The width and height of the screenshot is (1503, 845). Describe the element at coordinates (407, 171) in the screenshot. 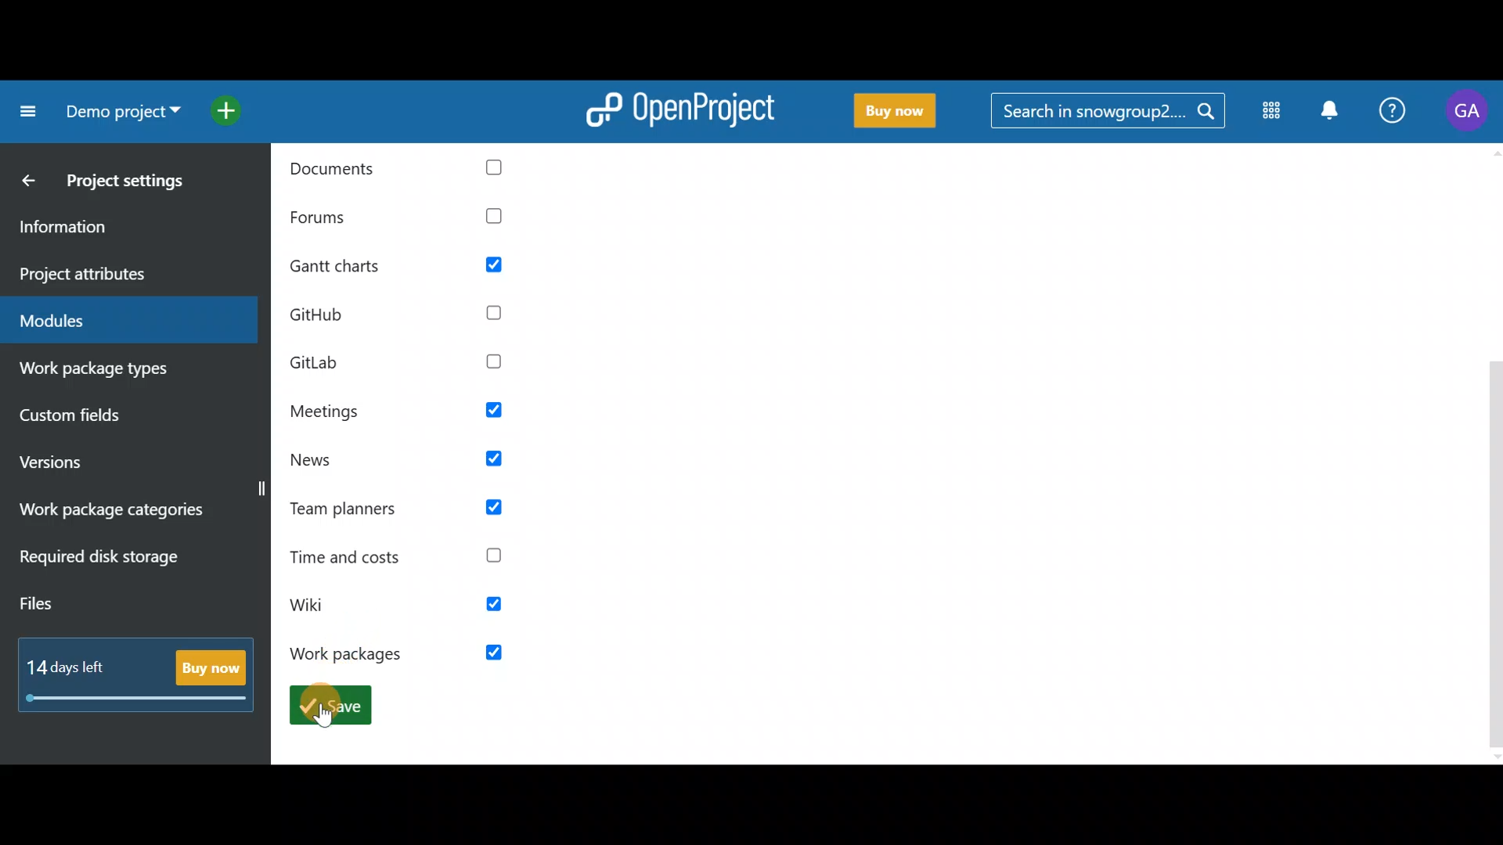

I see `documents` at that location.